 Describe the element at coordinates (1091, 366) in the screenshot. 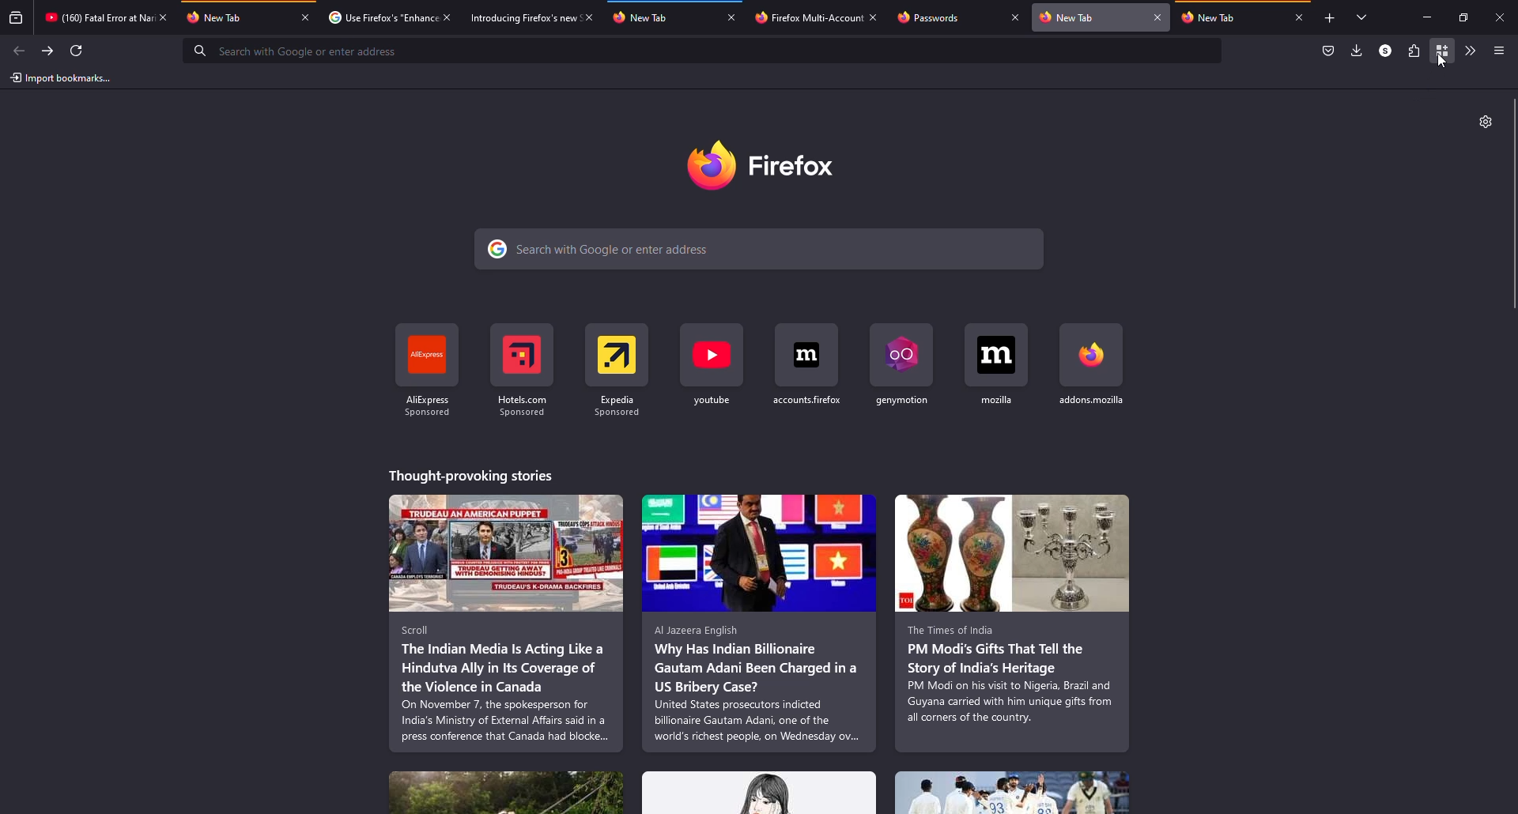

I see `shortcut` at that location.